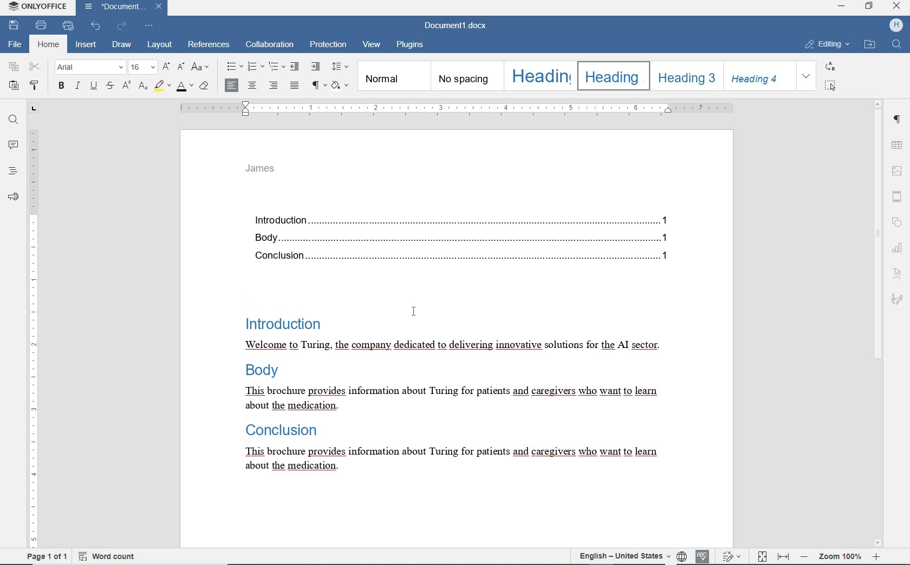  I want to click on Introduction.......................................................................................................................................1, so click(464, 220).